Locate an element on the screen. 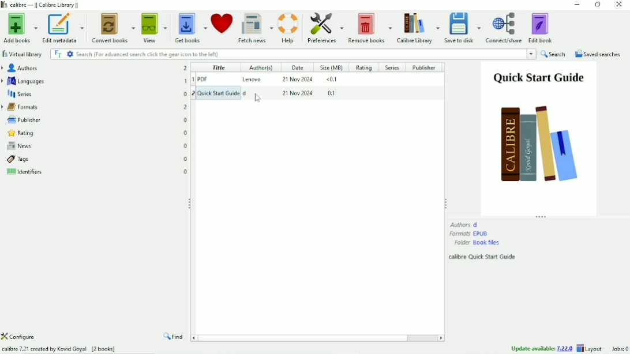 The image size is (630, 354). Authors is located at coordinates (93, 68).